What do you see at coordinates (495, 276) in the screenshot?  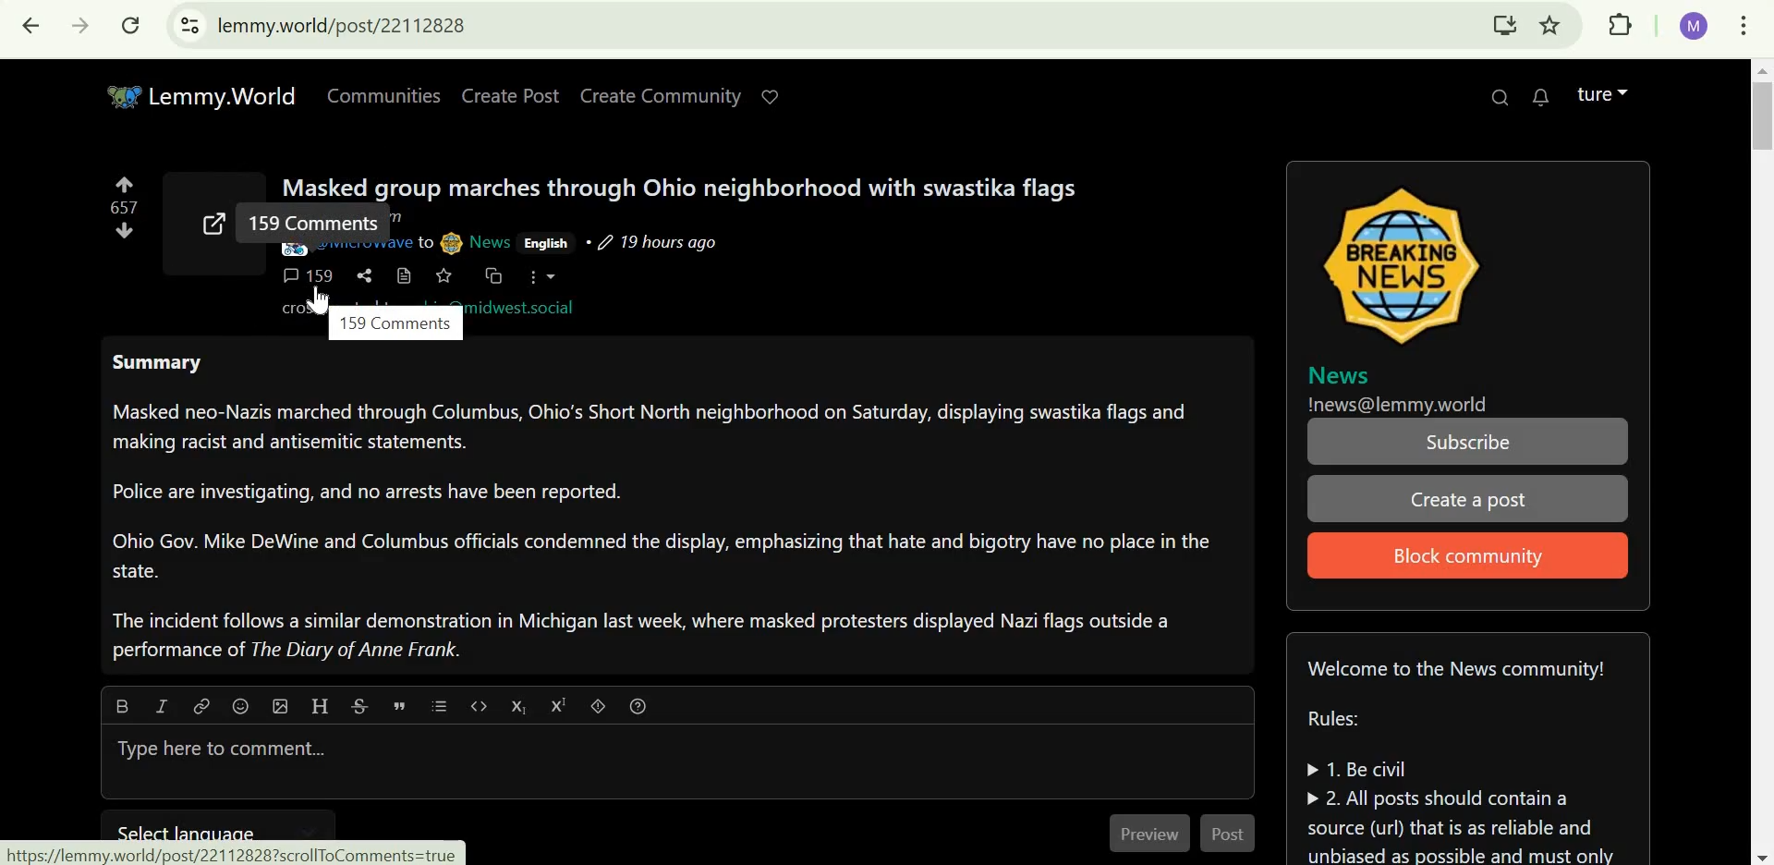 I see `cross-post` at bounding box center [495, 276].